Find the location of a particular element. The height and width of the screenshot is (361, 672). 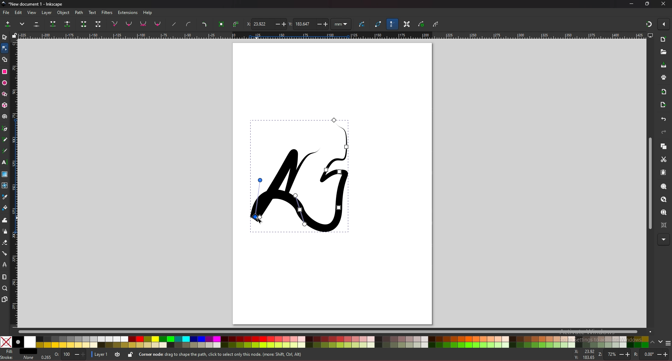

more is located at coordinates (663, 240).